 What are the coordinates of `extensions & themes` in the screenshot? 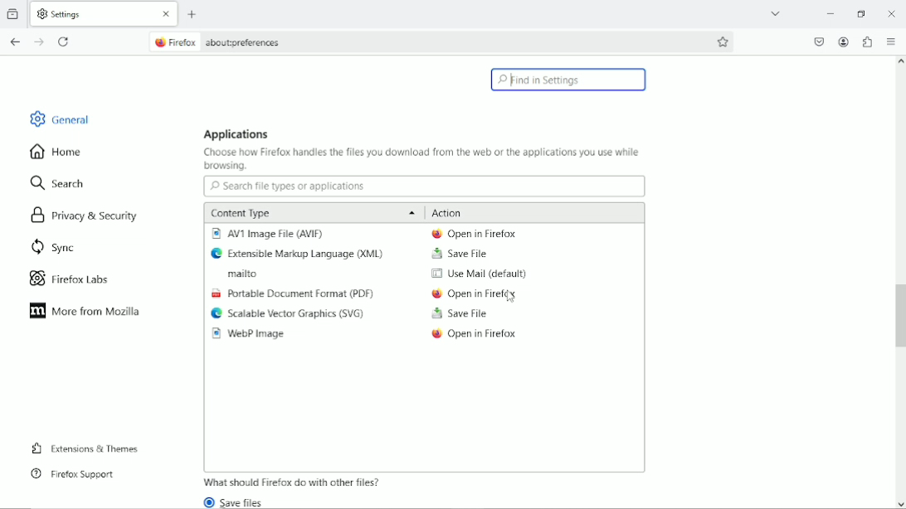 It's located at (85, 449).